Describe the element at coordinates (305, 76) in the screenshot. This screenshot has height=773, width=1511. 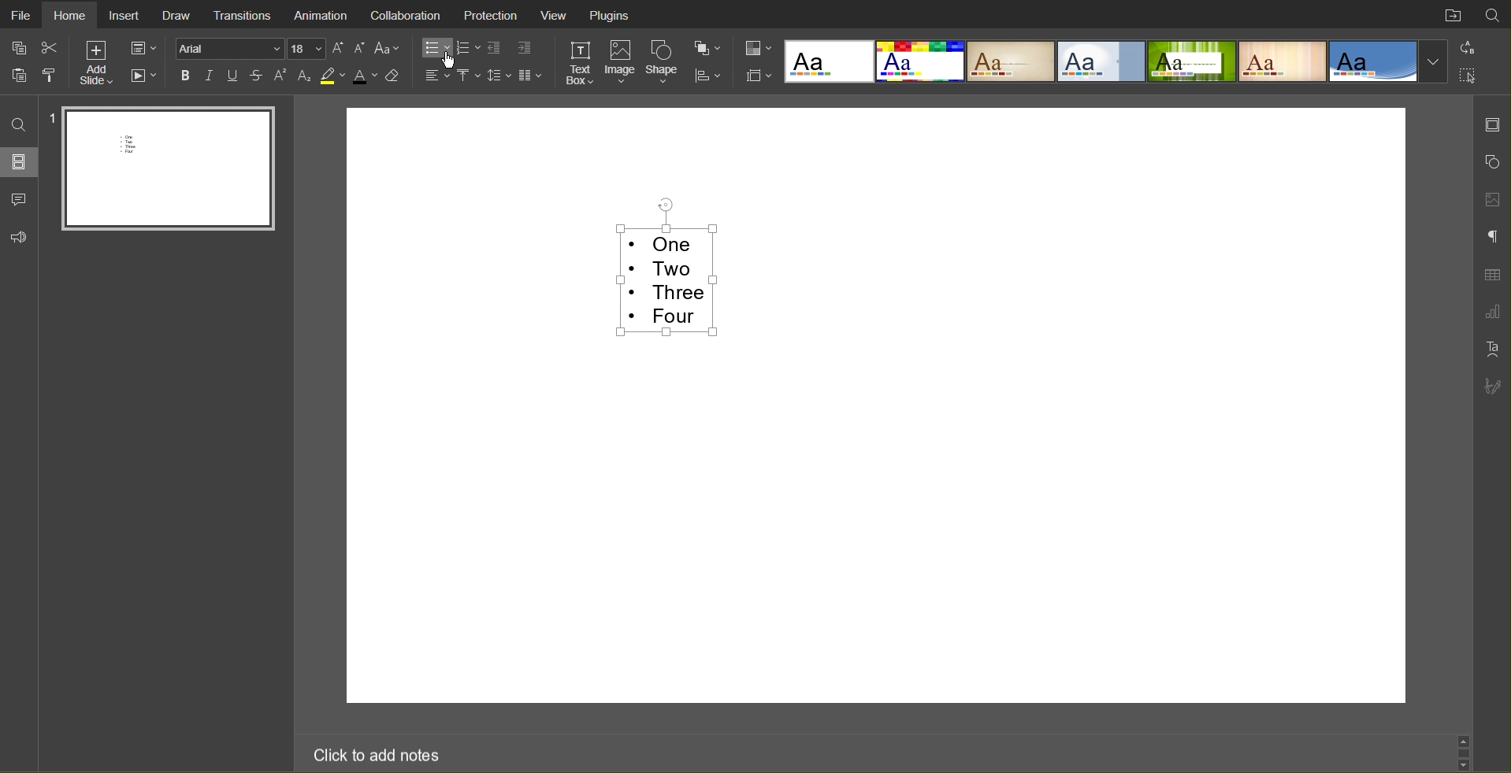
I see `Subscript` at that location.